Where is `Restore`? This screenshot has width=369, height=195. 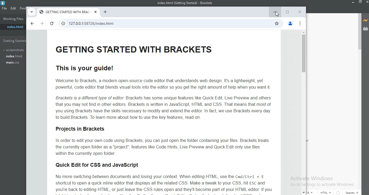 Restore is located at coordinates (287, 13).